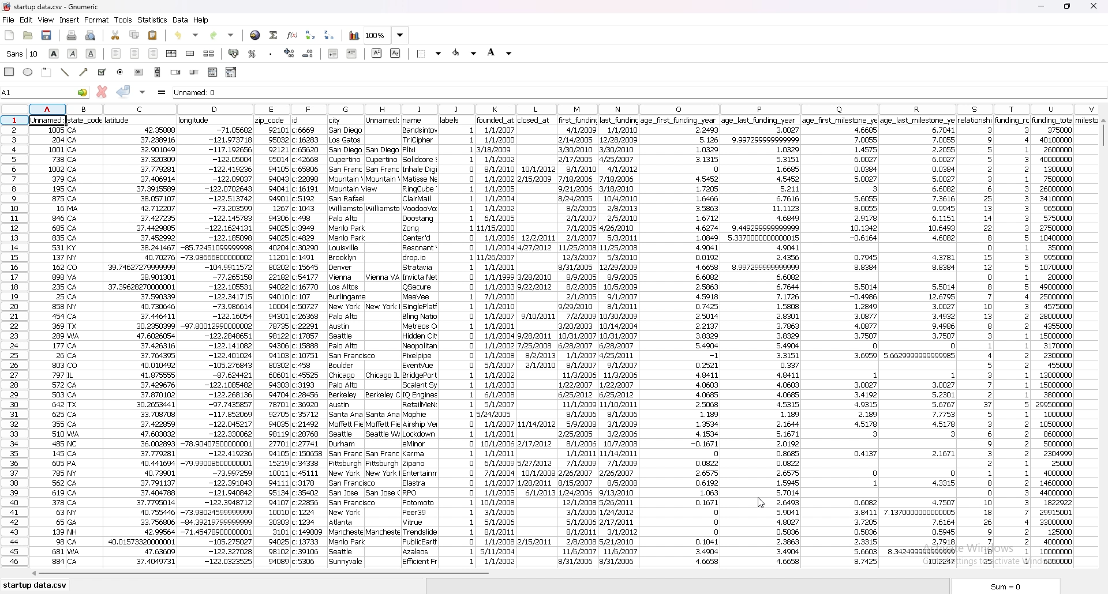  Describe the element at coordinates (310, 35) in the screenshot. I see `sort ascending` at that location.